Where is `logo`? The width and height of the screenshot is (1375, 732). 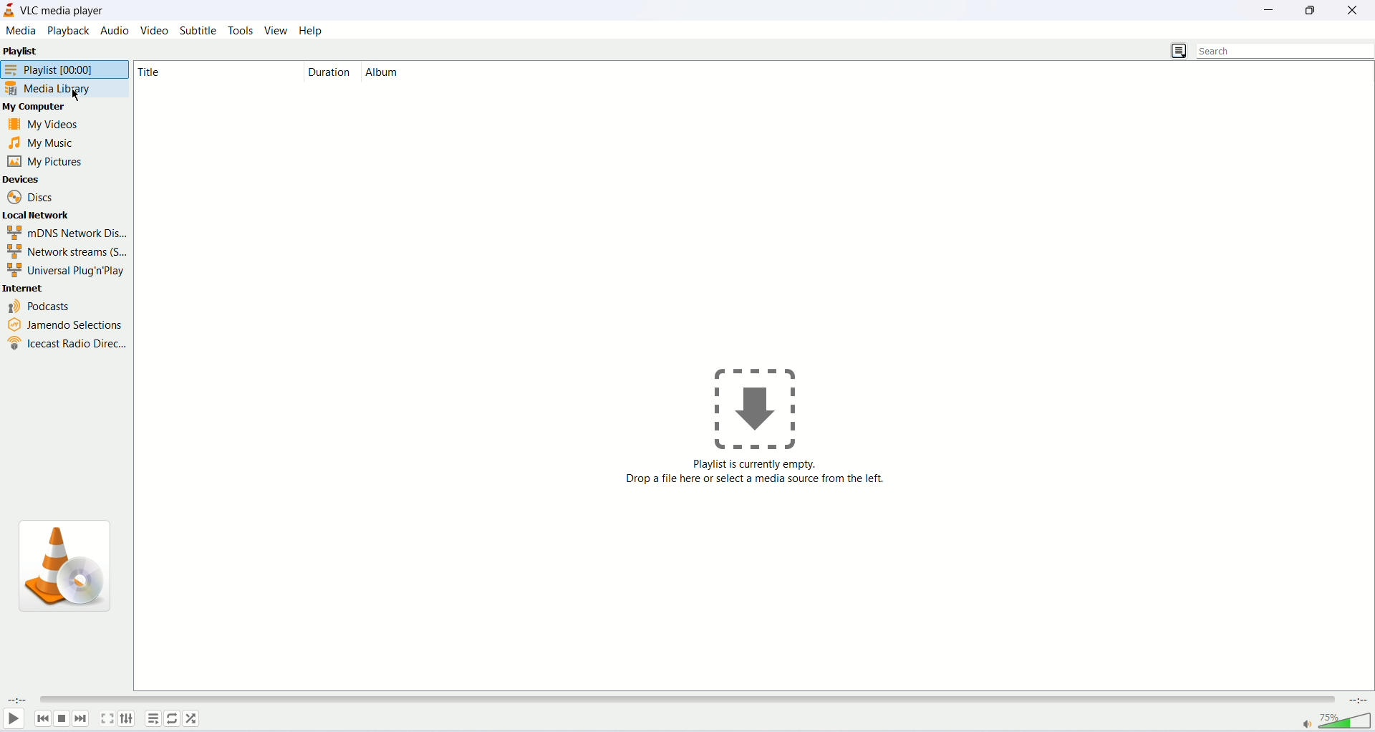
logo is located at coordinates (10, 10).